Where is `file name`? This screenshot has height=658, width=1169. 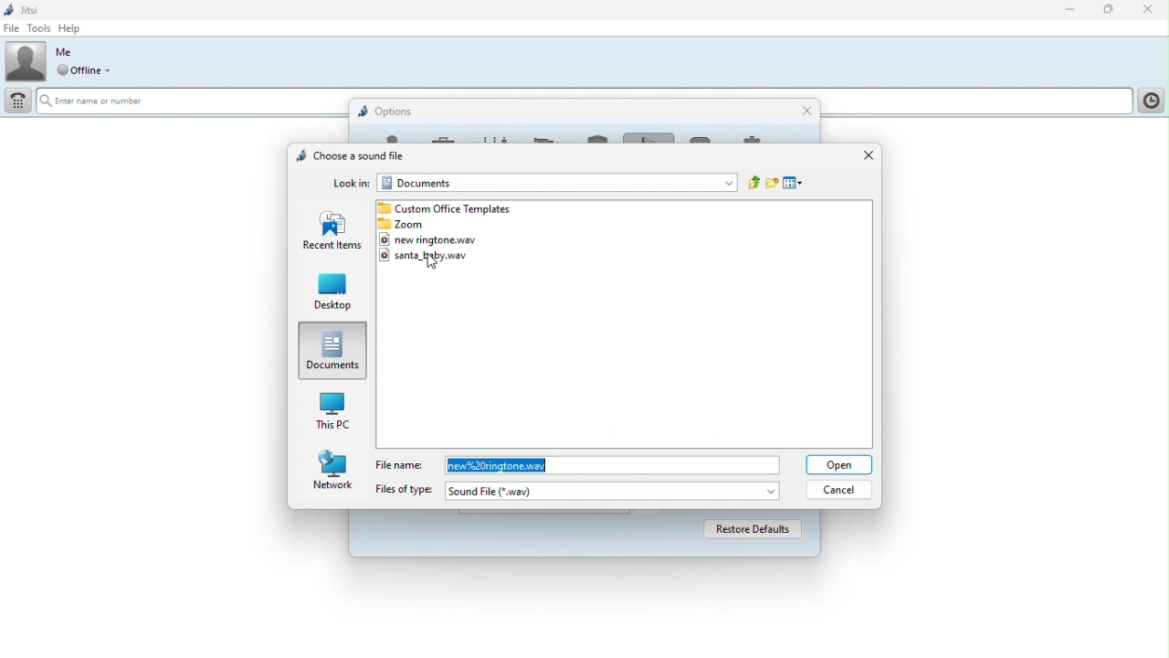
file name is located at coordinates (402, 465).